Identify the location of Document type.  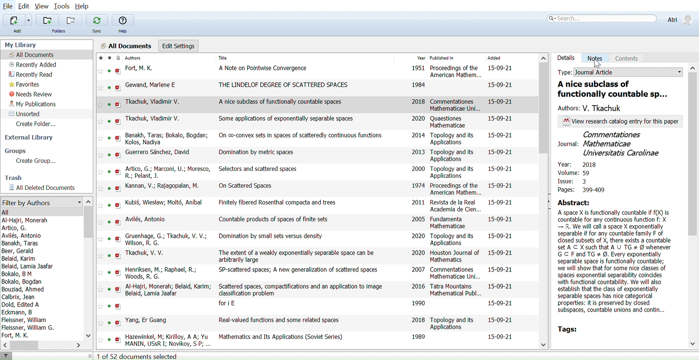
(629, 71).